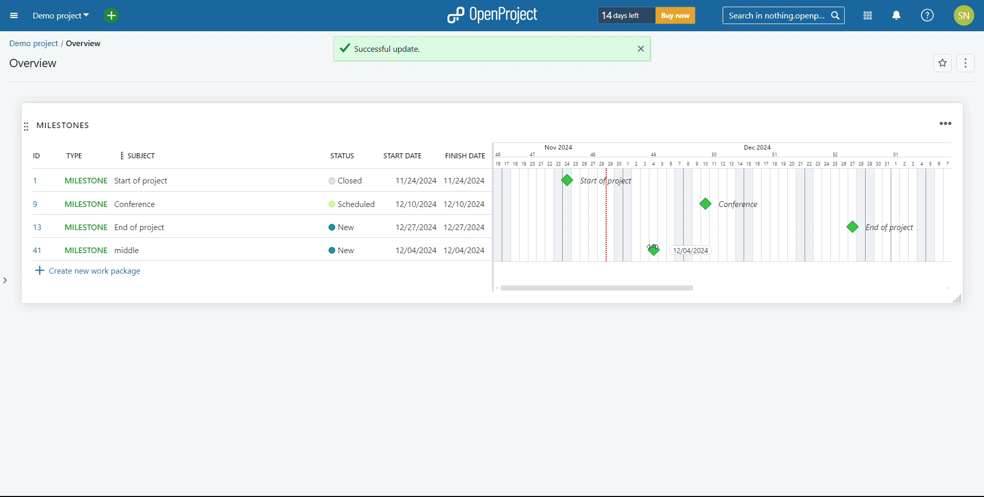  I want to click on cursor, so click(732, 249).